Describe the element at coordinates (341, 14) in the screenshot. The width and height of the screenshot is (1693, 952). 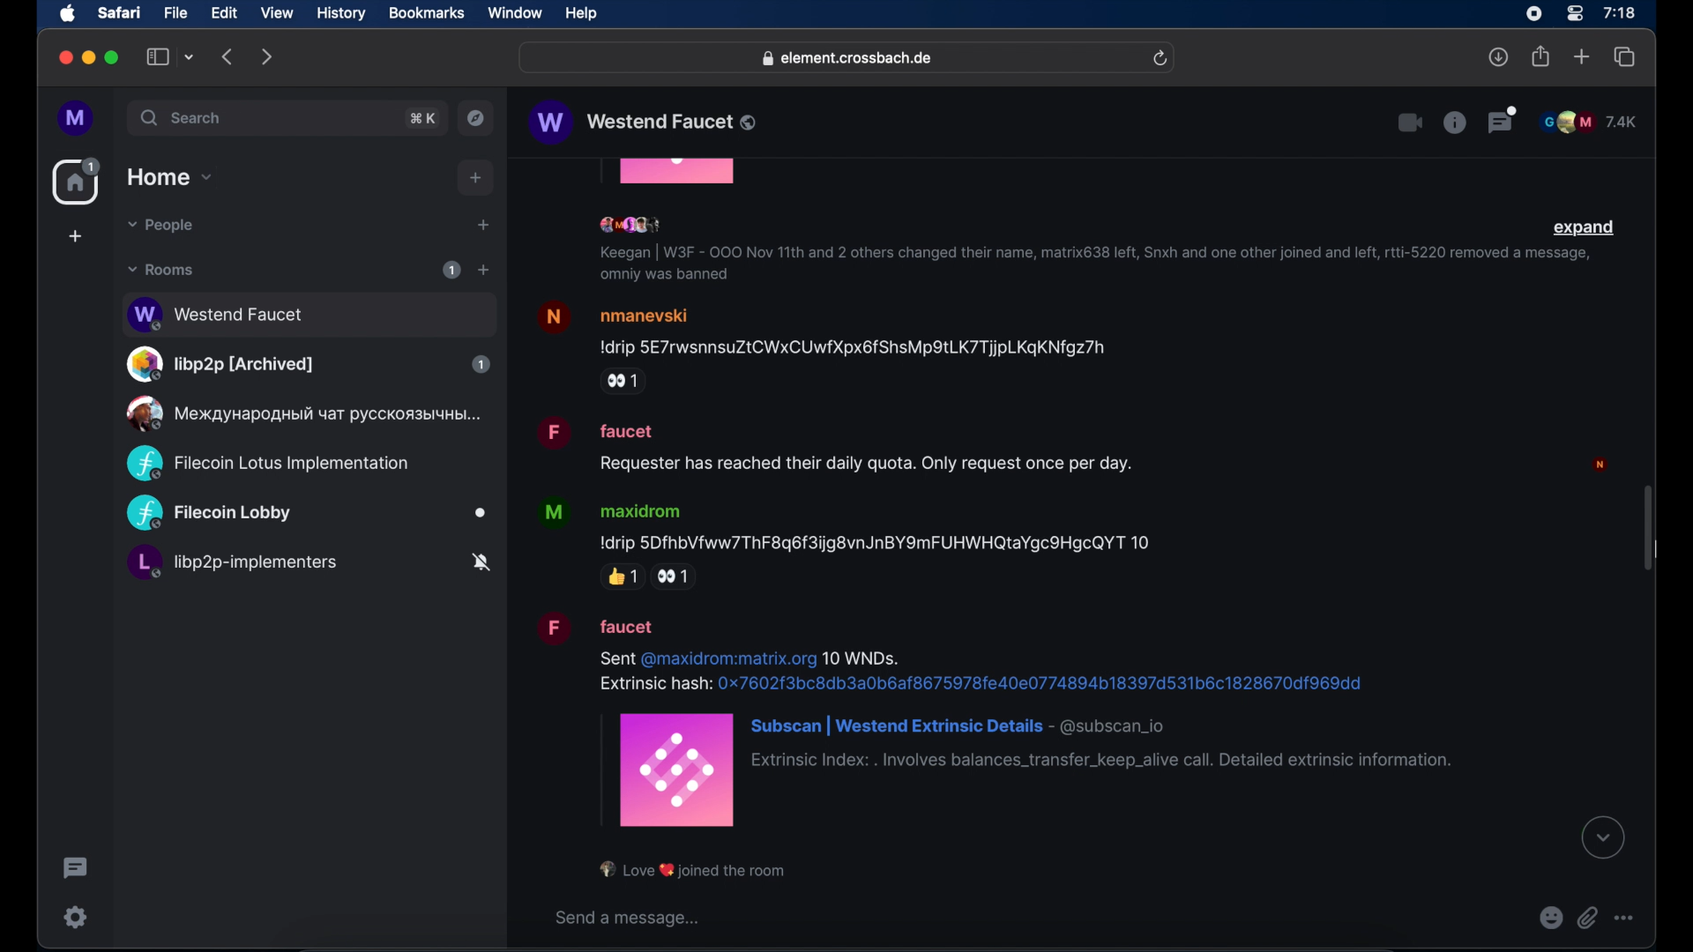
I see `history` at that location.